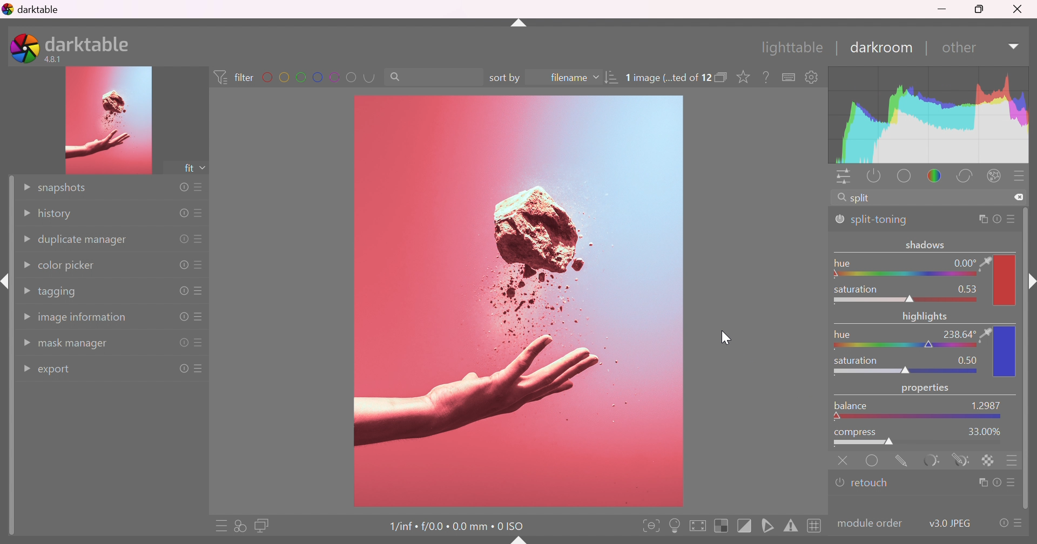 The width and height of the screenshot is (1037, 544). I want to click on click to change the type of overlays shown on thumbnails, so click(744, 77).